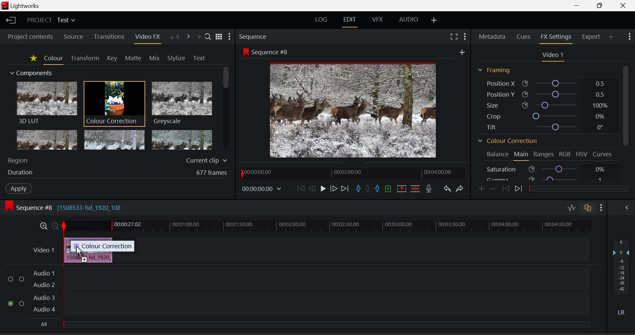 The width and height of the screenshot is (635, 335). I want to click on Toggle between title and list view, so click(219, 36).